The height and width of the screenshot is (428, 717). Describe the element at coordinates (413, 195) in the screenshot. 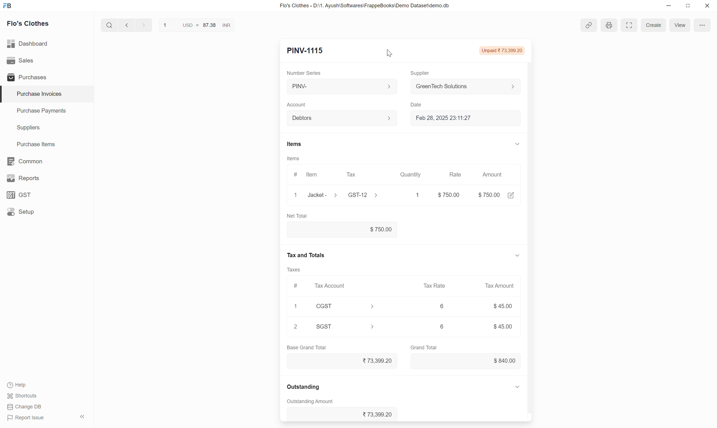

I see `1` at that location.